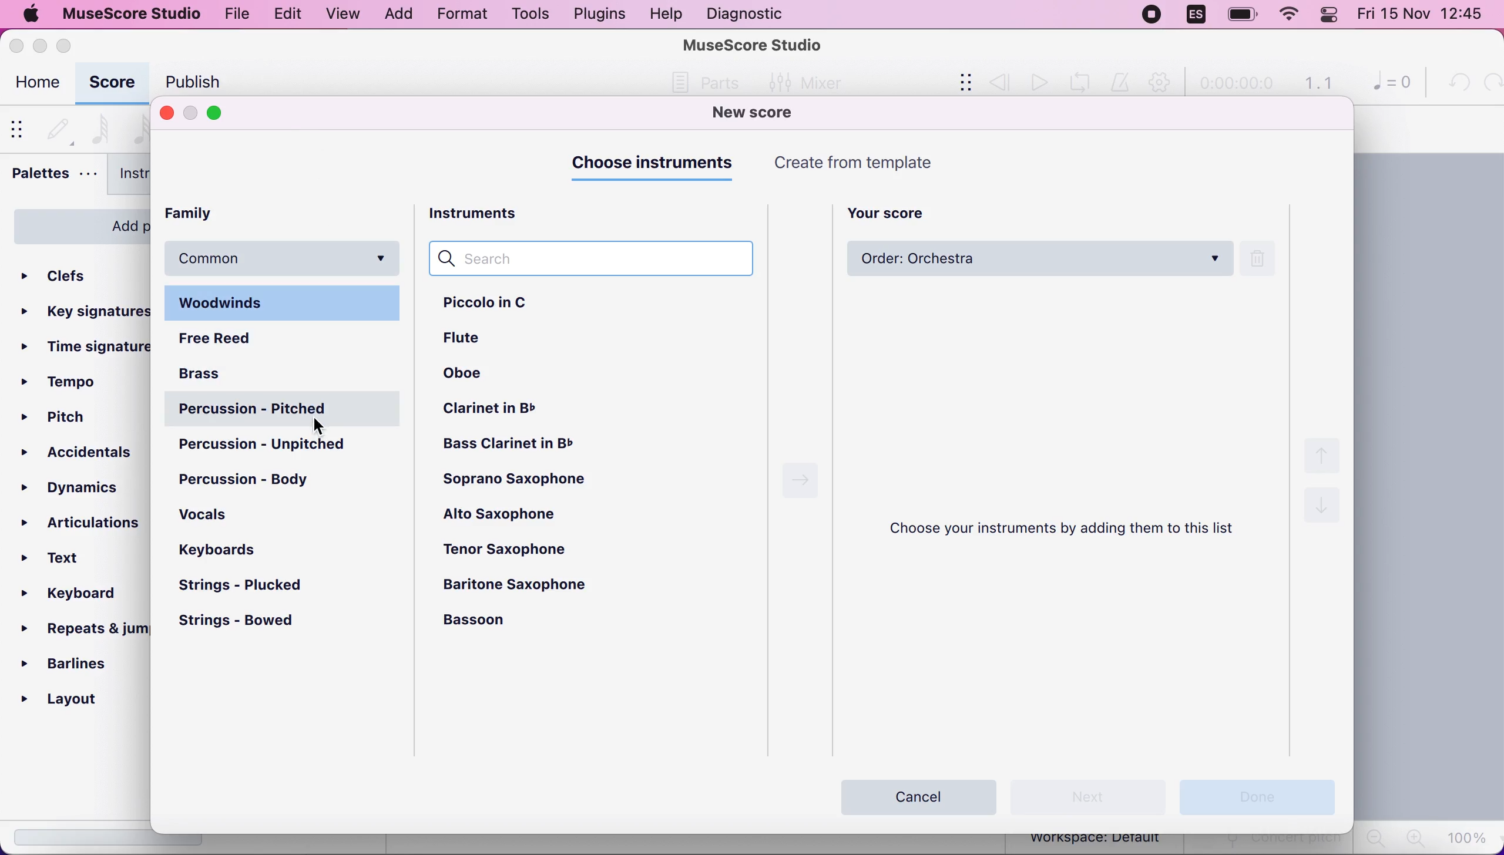  What do you see at coordinates (1318, 83) in the screenshot?
I see `1.1 time` at bounding box center [1318, 83].